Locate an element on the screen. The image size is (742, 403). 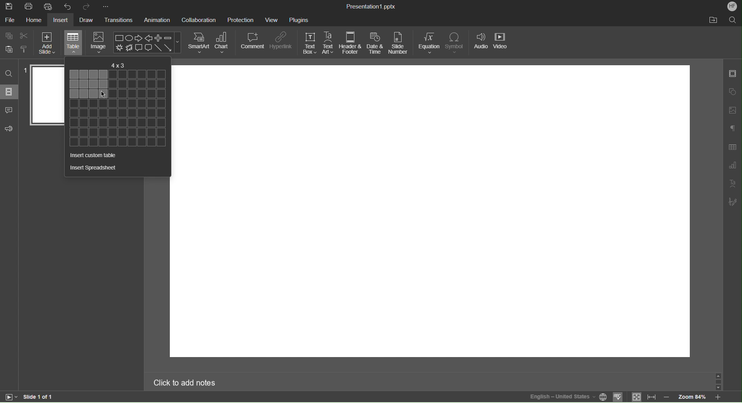
Draw is located at coordinates (87, 20).